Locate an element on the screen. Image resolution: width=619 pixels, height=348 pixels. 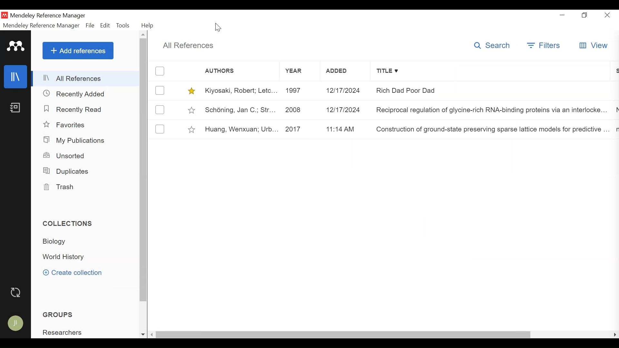
Duplicates is located at coordinates (68, 171).